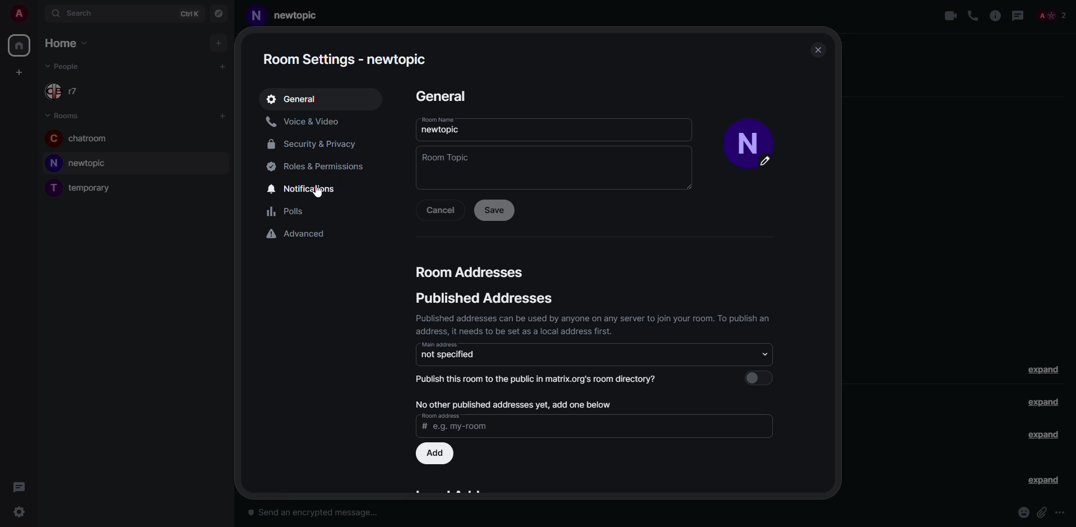 This screenshot has height=527, width=1076. I want to click on add, so click(19, 71).